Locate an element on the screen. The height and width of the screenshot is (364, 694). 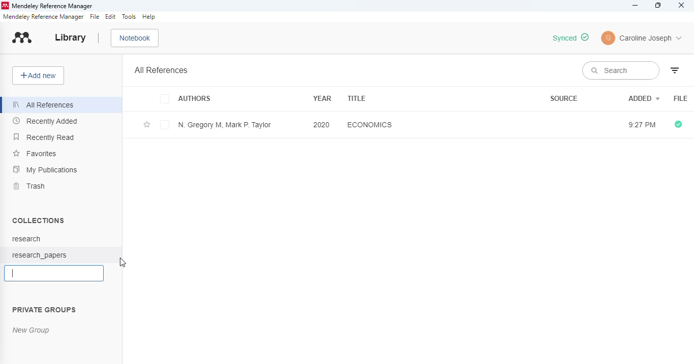
all references is located at coordinates (162, 70).